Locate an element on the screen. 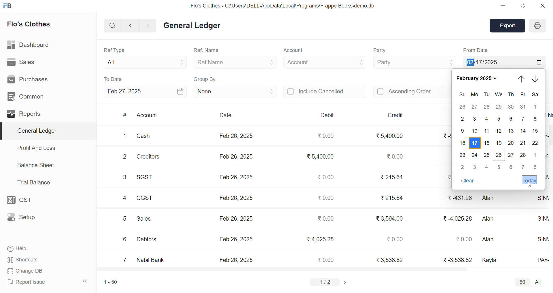 This screenshot has width=553, height=293. To Date is located at coordinates (113, 79).